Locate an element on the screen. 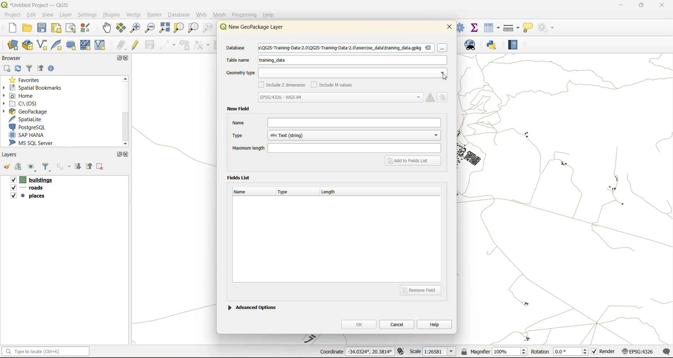  layer is located at coordinates (67, 15).